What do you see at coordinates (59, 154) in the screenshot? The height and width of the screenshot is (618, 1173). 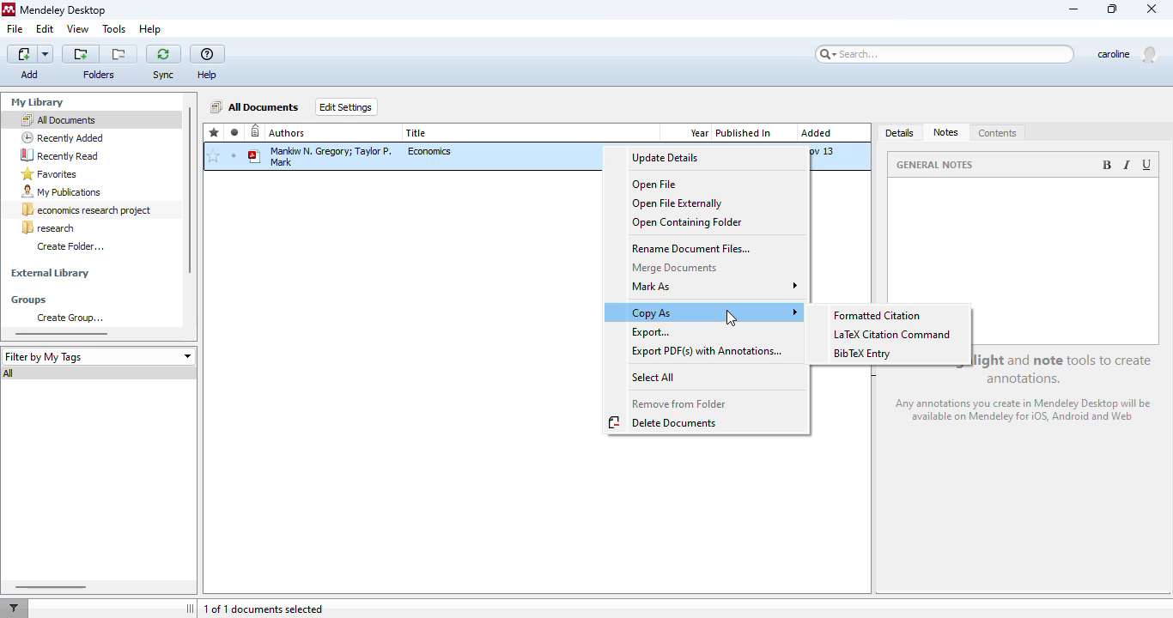 I see `recently read` at bounding box center [59, 154].